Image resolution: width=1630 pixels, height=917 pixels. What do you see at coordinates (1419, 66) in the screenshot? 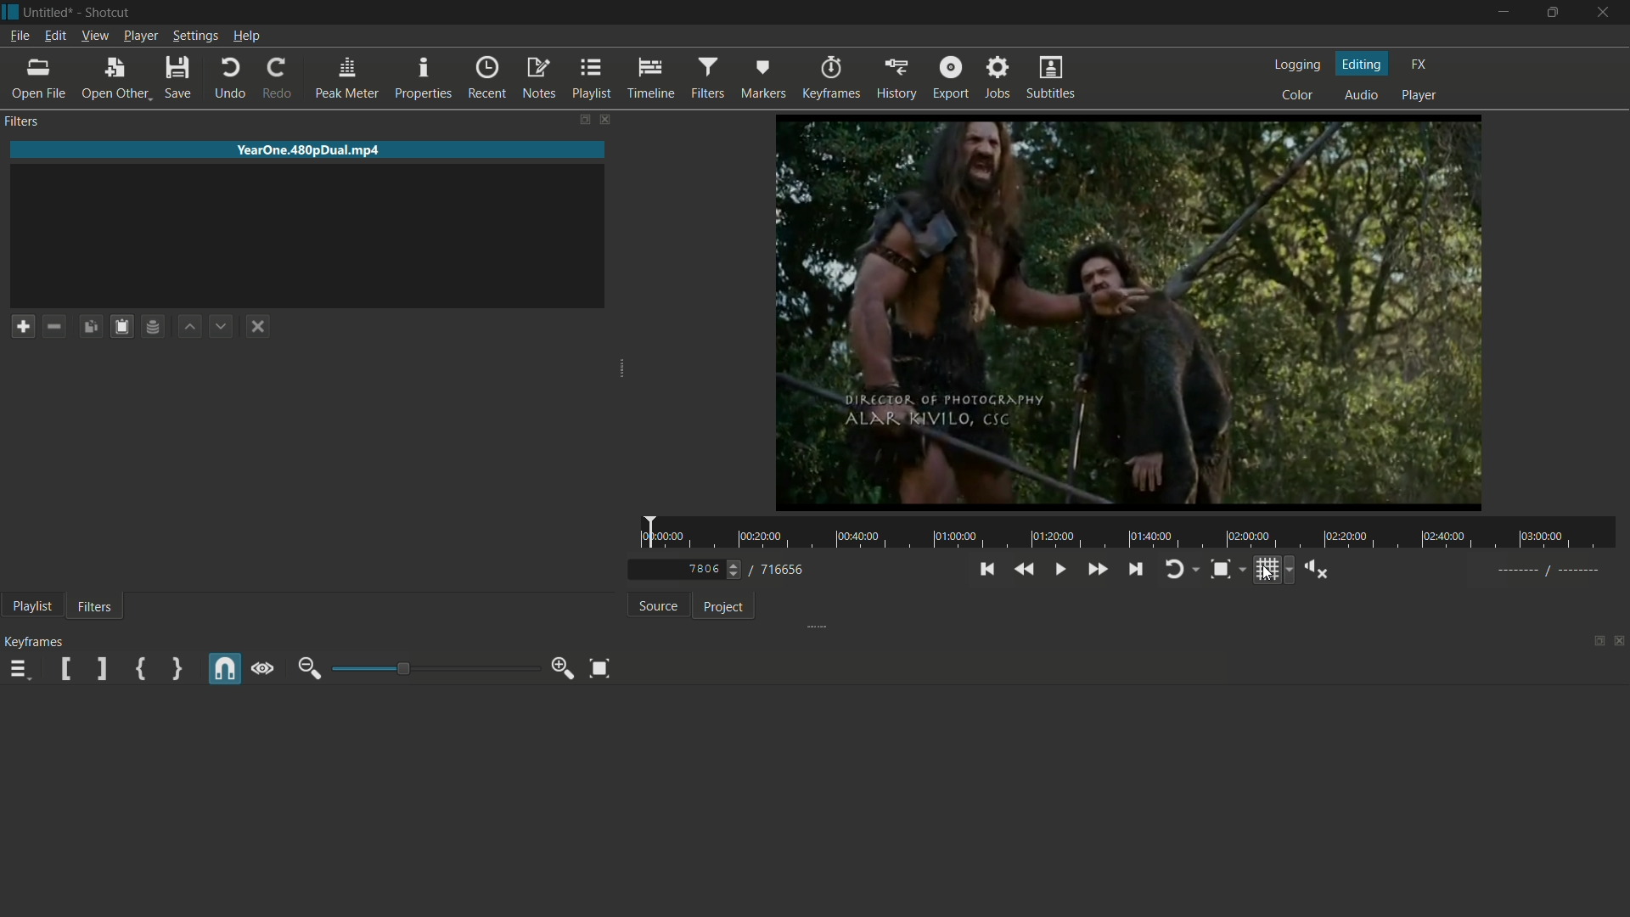
I see `fx` at bounding box center [1419, 66].